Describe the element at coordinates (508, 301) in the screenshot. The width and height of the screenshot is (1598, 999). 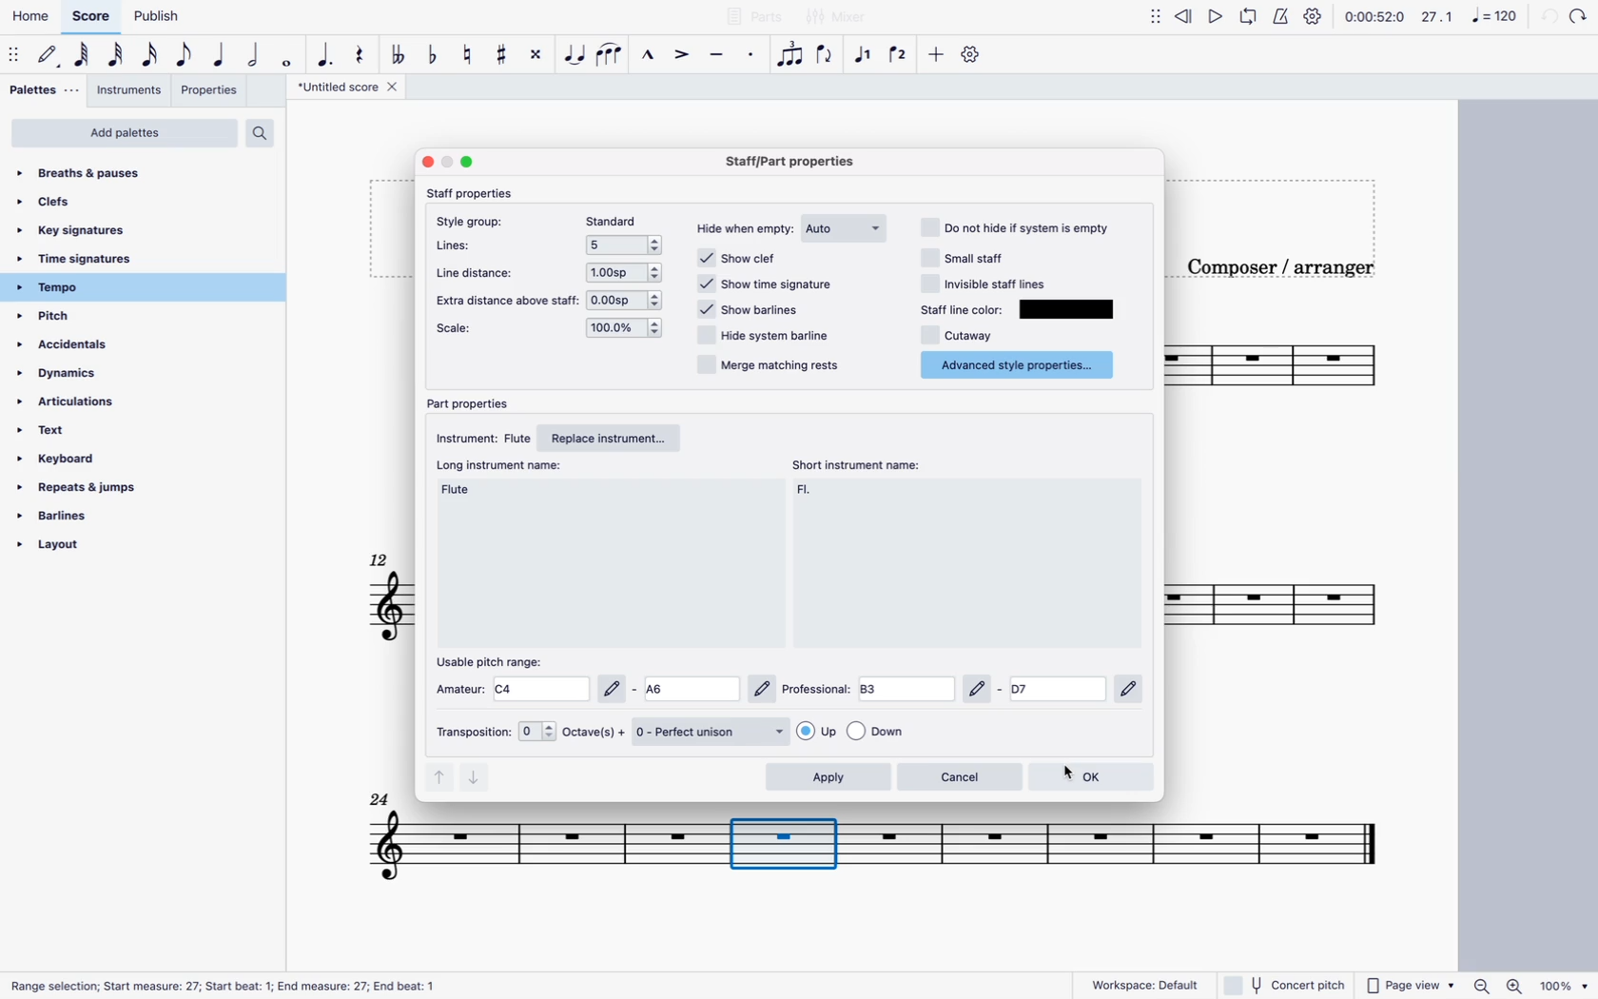
I see `extra distance above staff` at that location.